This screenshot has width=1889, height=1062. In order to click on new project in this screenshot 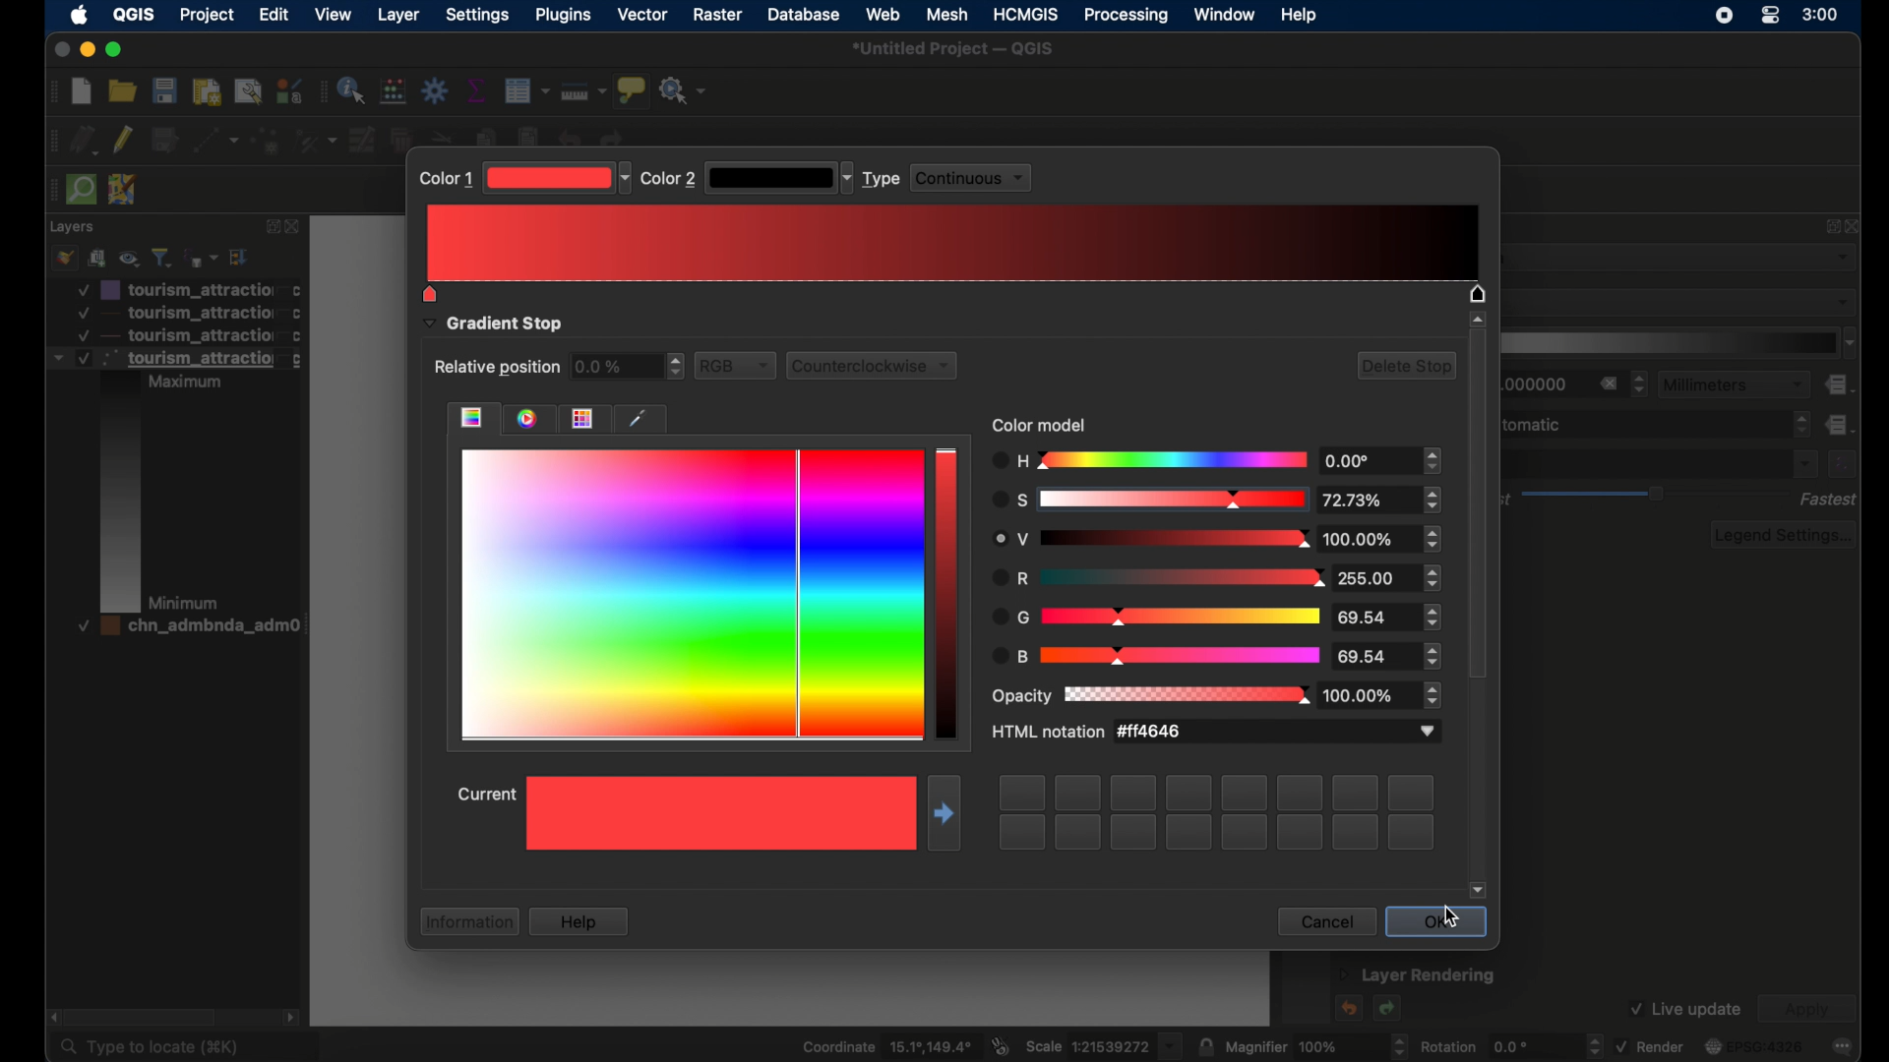, I will do `click(82, 92)`.